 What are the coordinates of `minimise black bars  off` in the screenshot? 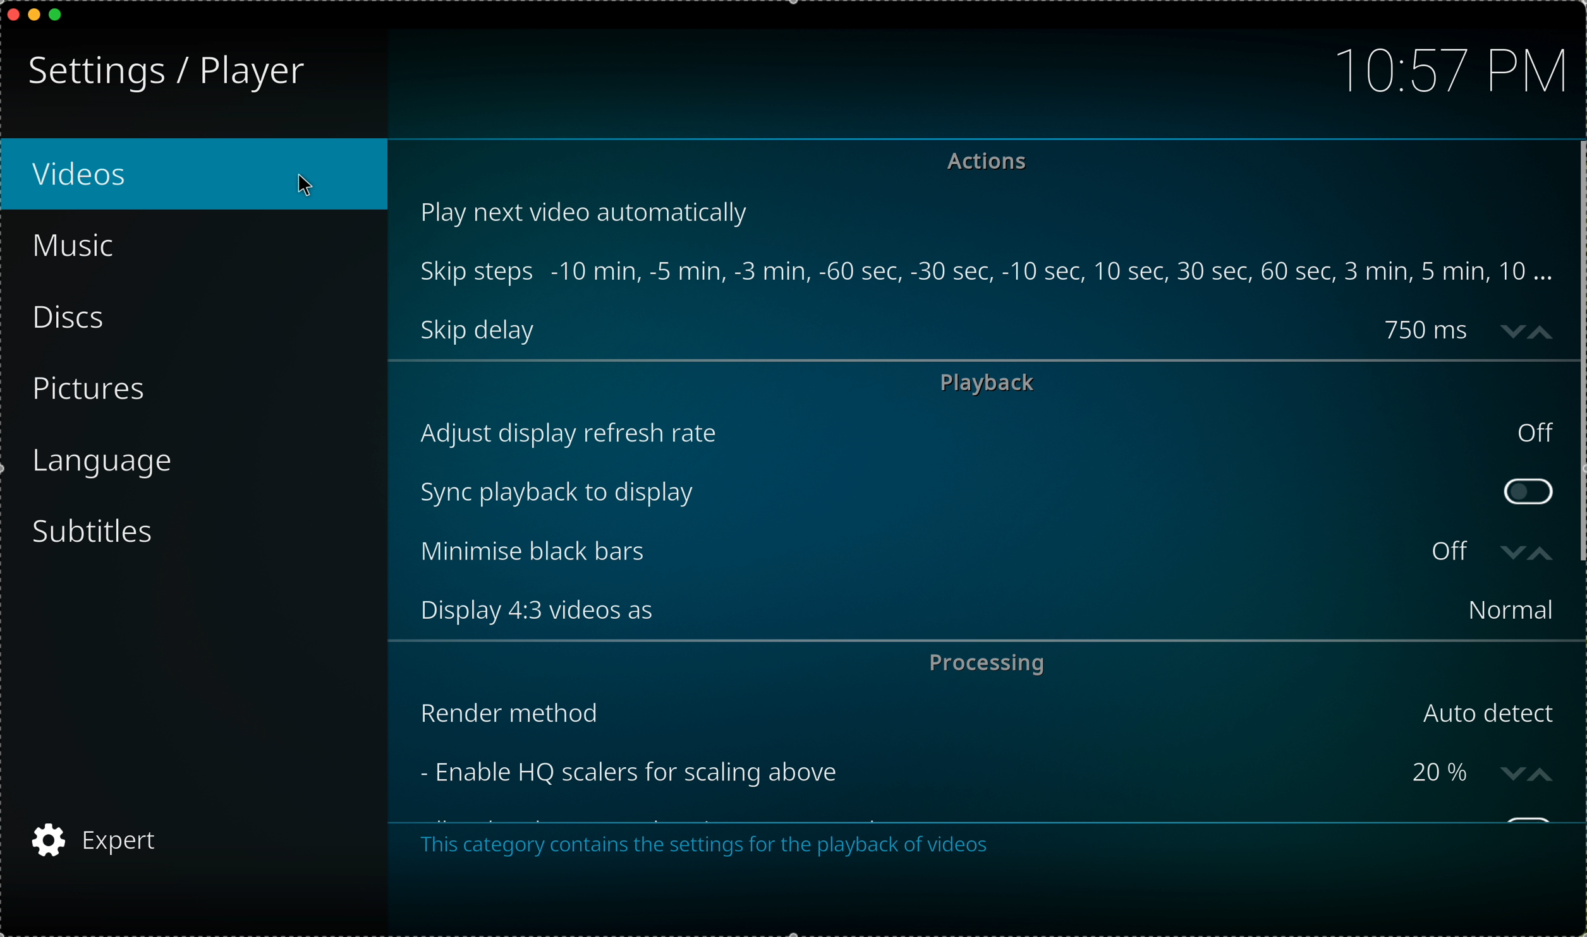 It's located at (945, 552).